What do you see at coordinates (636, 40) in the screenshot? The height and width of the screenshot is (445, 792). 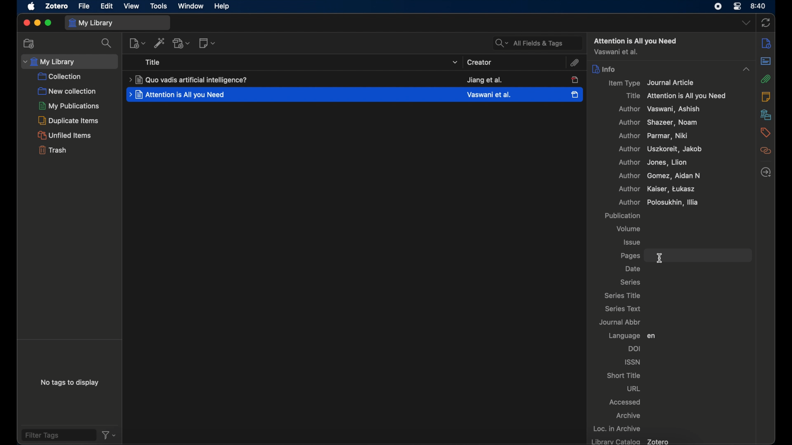 I see `attention all you need` at bounding box center [636, 40].